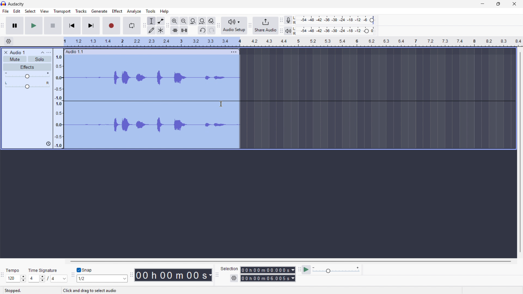 Image resolution: width=523 pixels, height=294 pixels. I want to click on Multi tool, so click(160, 30).